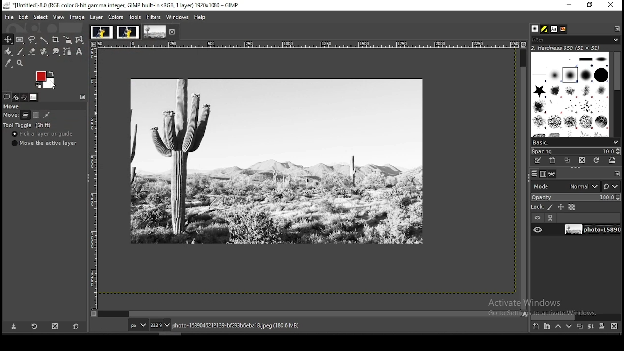 The width and height of the screenshot is (624, 351). Describe the element at coordinates (11, 106) in the screenshot. I see `move` at that location.